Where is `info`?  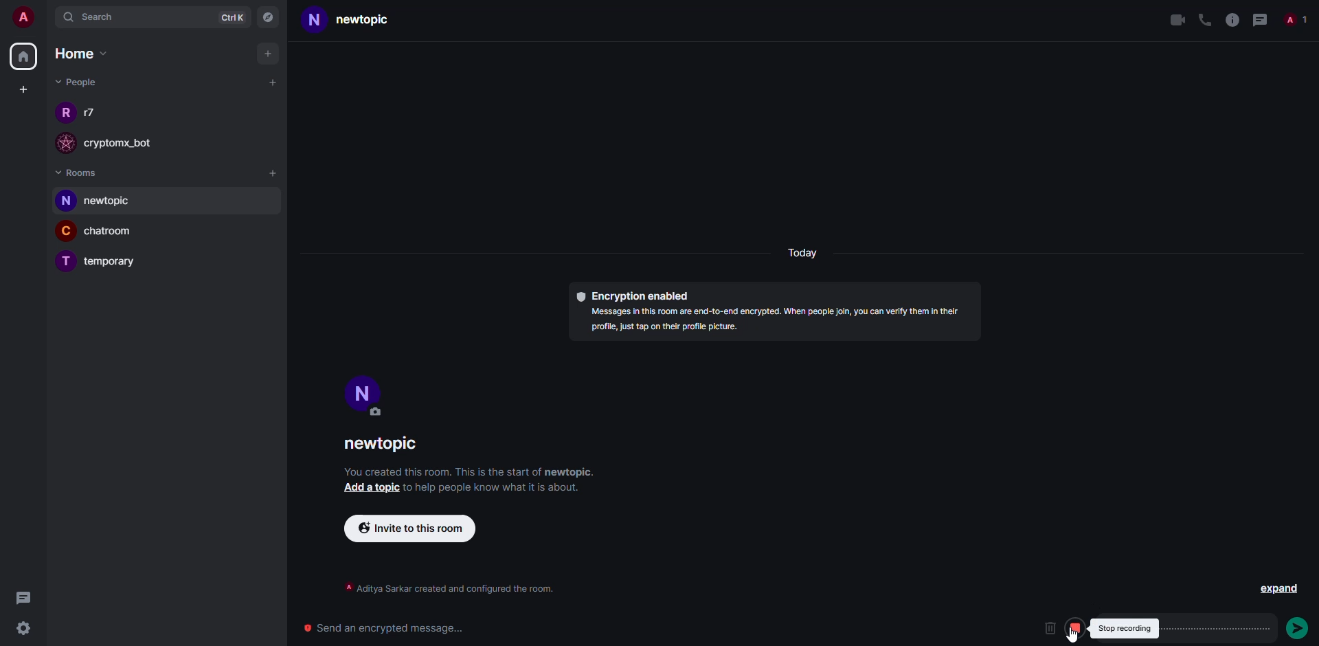
info is located at coordinates (1232, 19).